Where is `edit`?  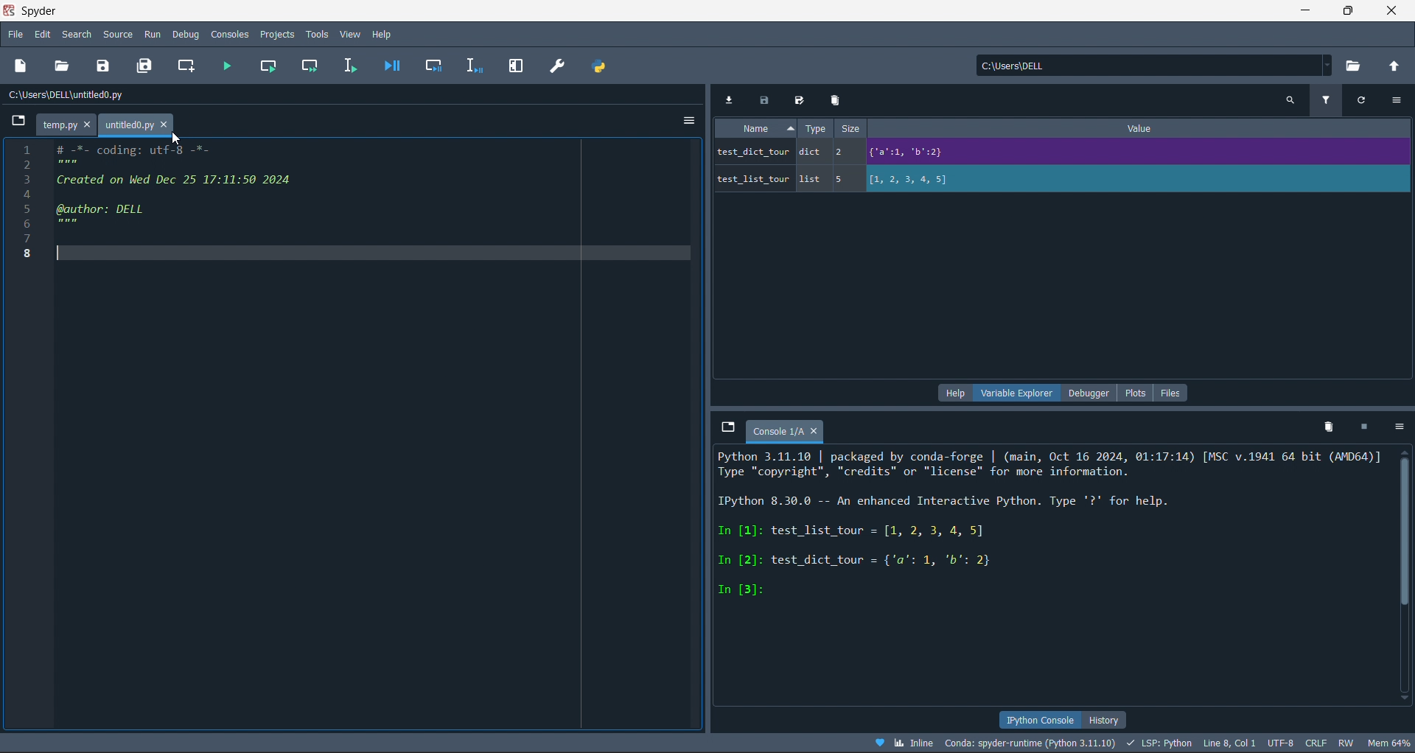
edit is located at coordinates (43, 35).